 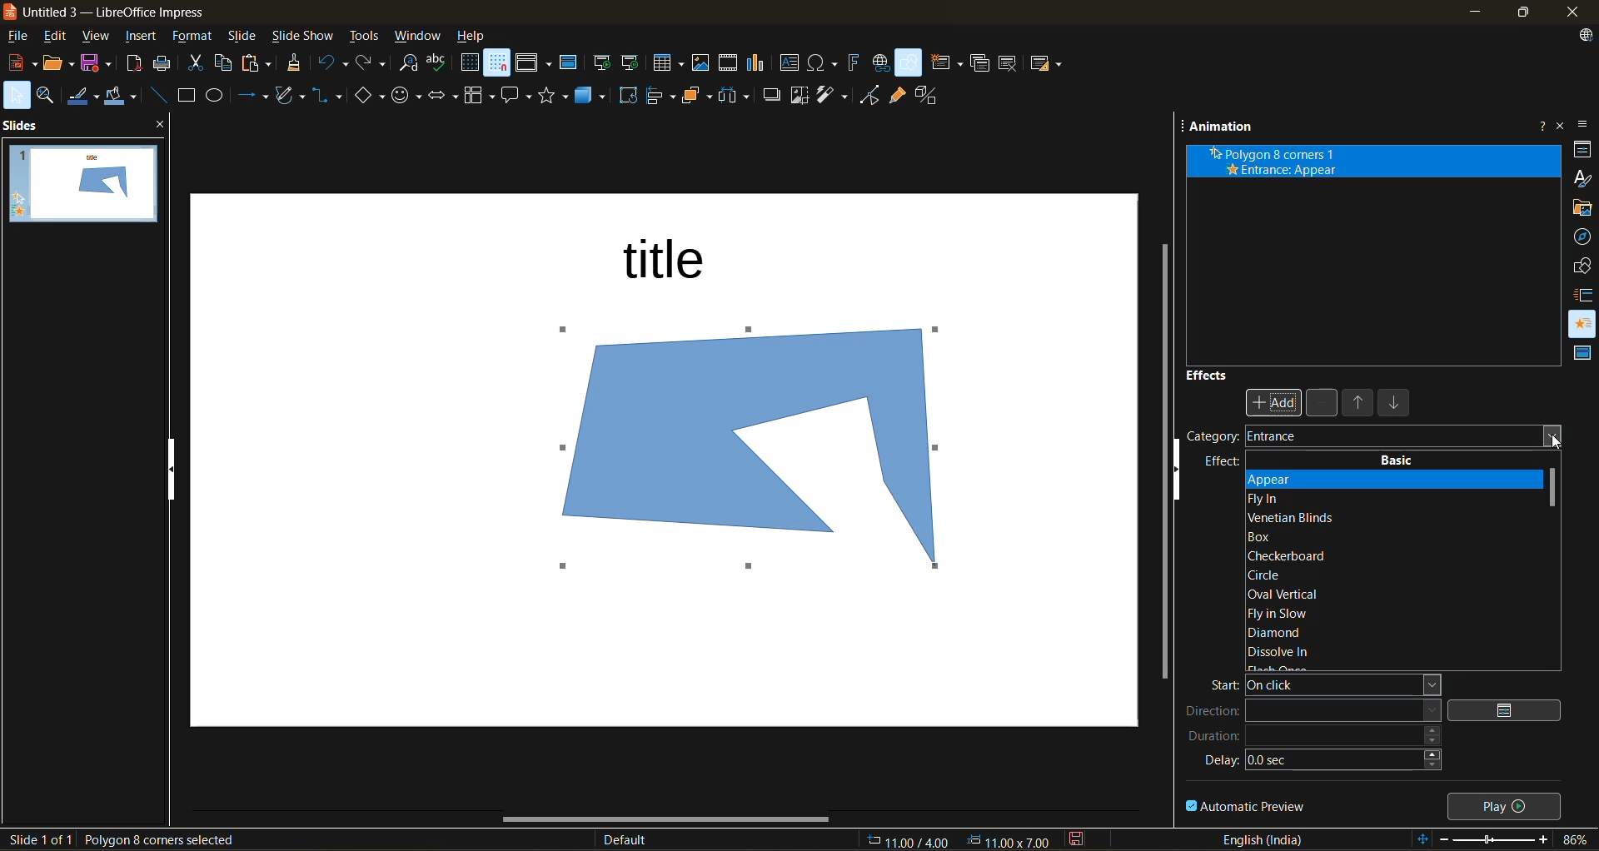 What do you see at coordinates (1278, 480) in the screenshot?
I see `appear` at bounding box center [1278, 480].